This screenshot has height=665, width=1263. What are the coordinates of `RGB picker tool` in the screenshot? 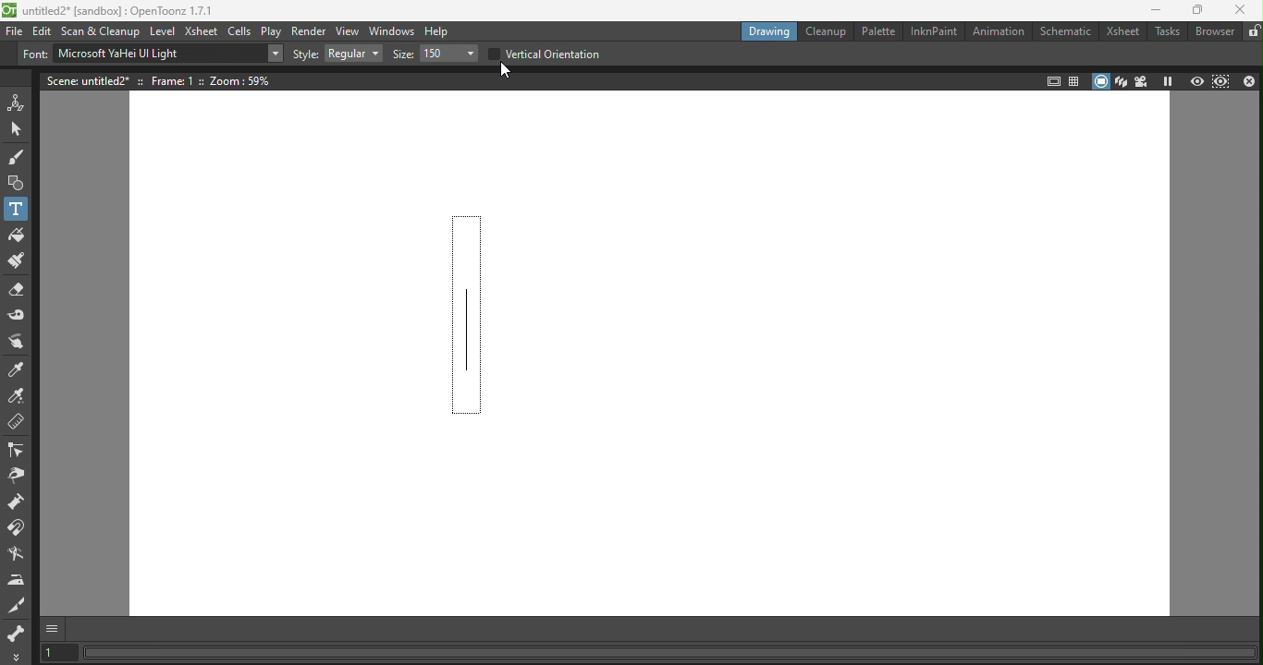 It's located at (17, 393).